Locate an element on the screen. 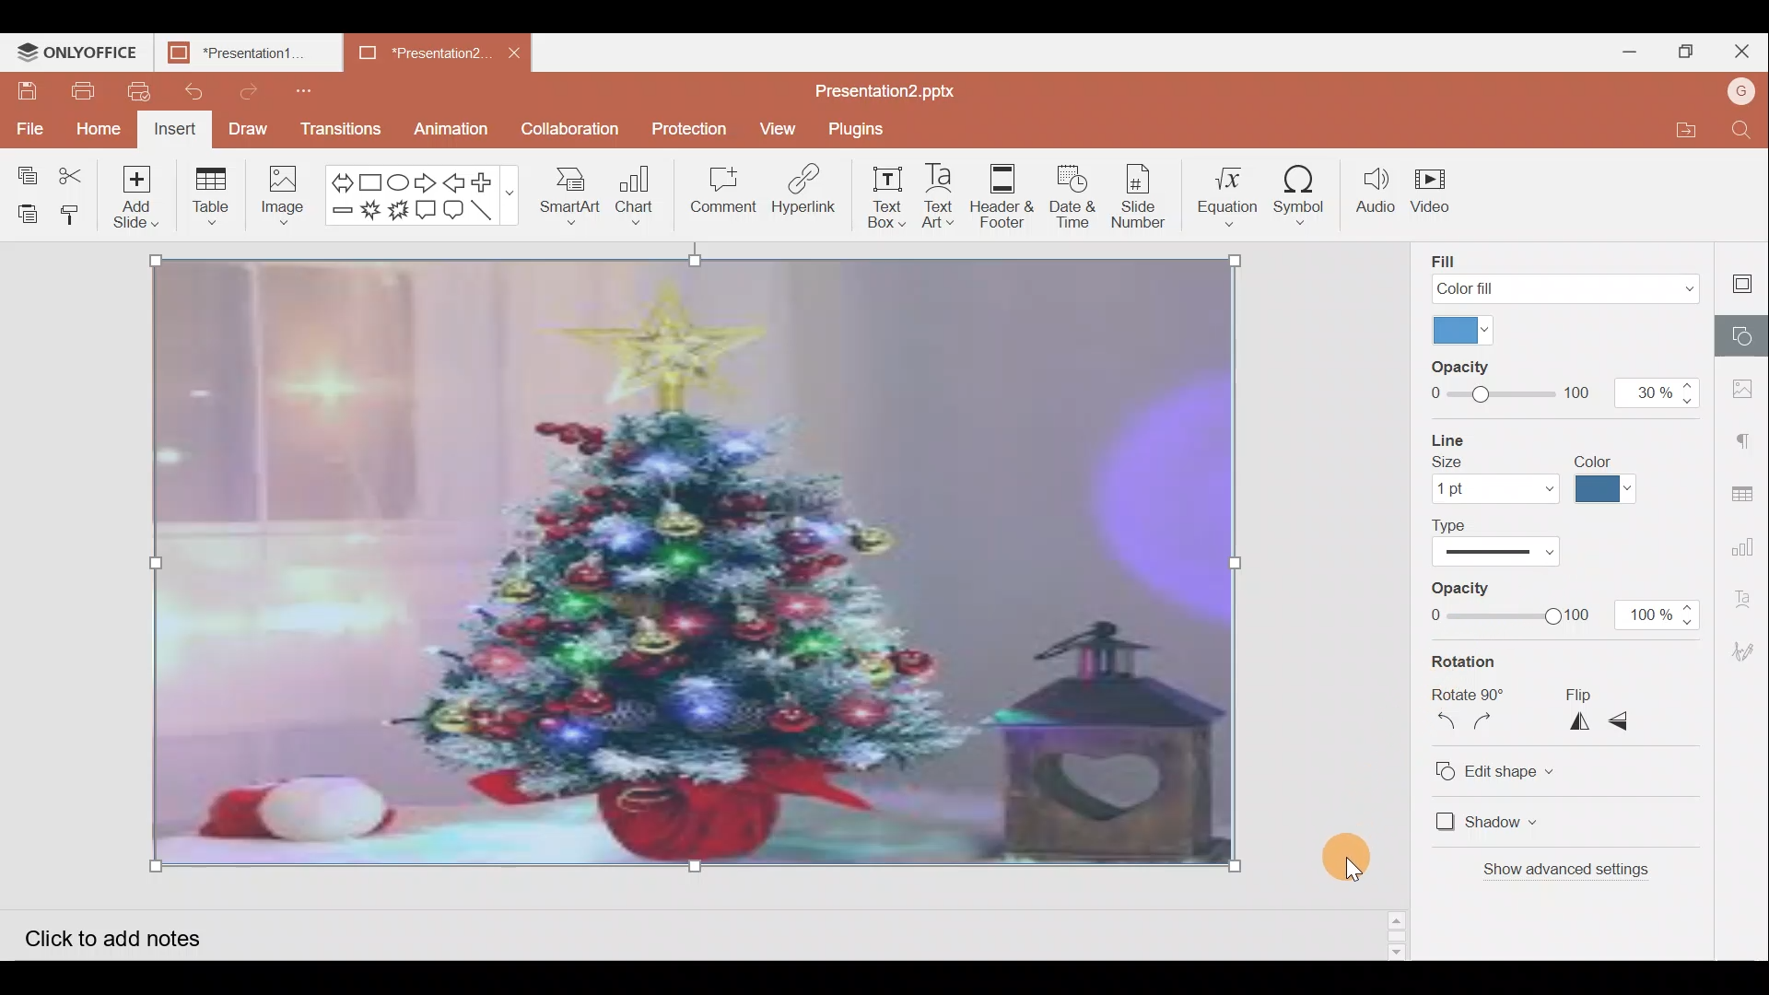 The height and width of the screenshot is (995, 1769). Fill is located at coordinates (1559, 272).